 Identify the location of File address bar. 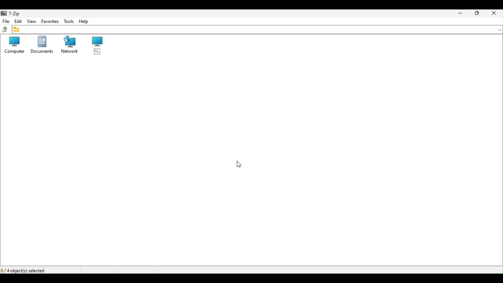
(258, 30).